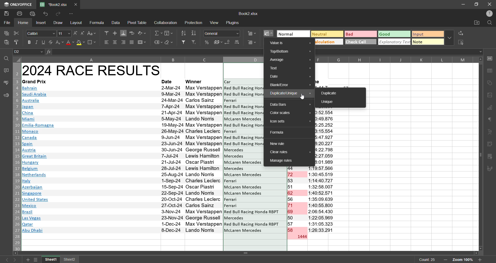 This screenshot has height=263, width=496. Describe the element at coordinates (490, 169) in the screenshot. I see `signature` at that location.